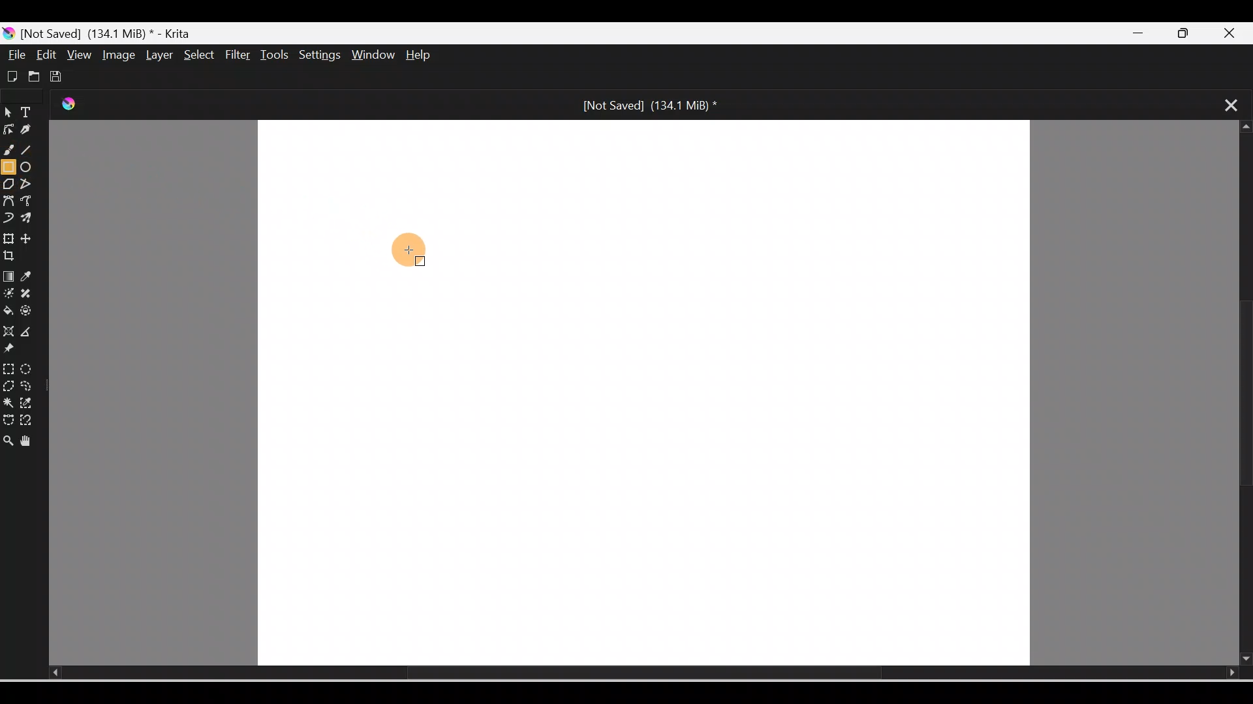  Describe the element at coordinates (10, 152) in the screenshot. I see `Freehand brush tool` at that location.